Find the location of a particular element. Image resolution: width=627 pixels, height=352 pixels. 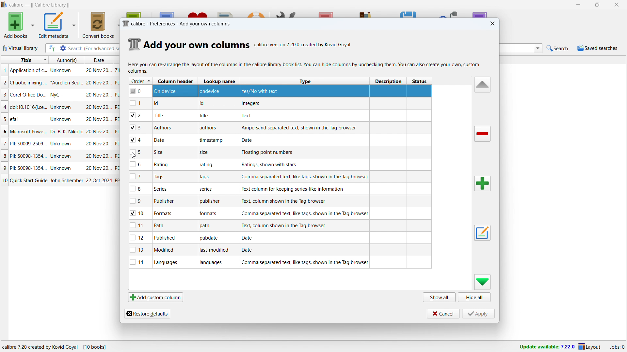

title is located at coordinates (29, 144).